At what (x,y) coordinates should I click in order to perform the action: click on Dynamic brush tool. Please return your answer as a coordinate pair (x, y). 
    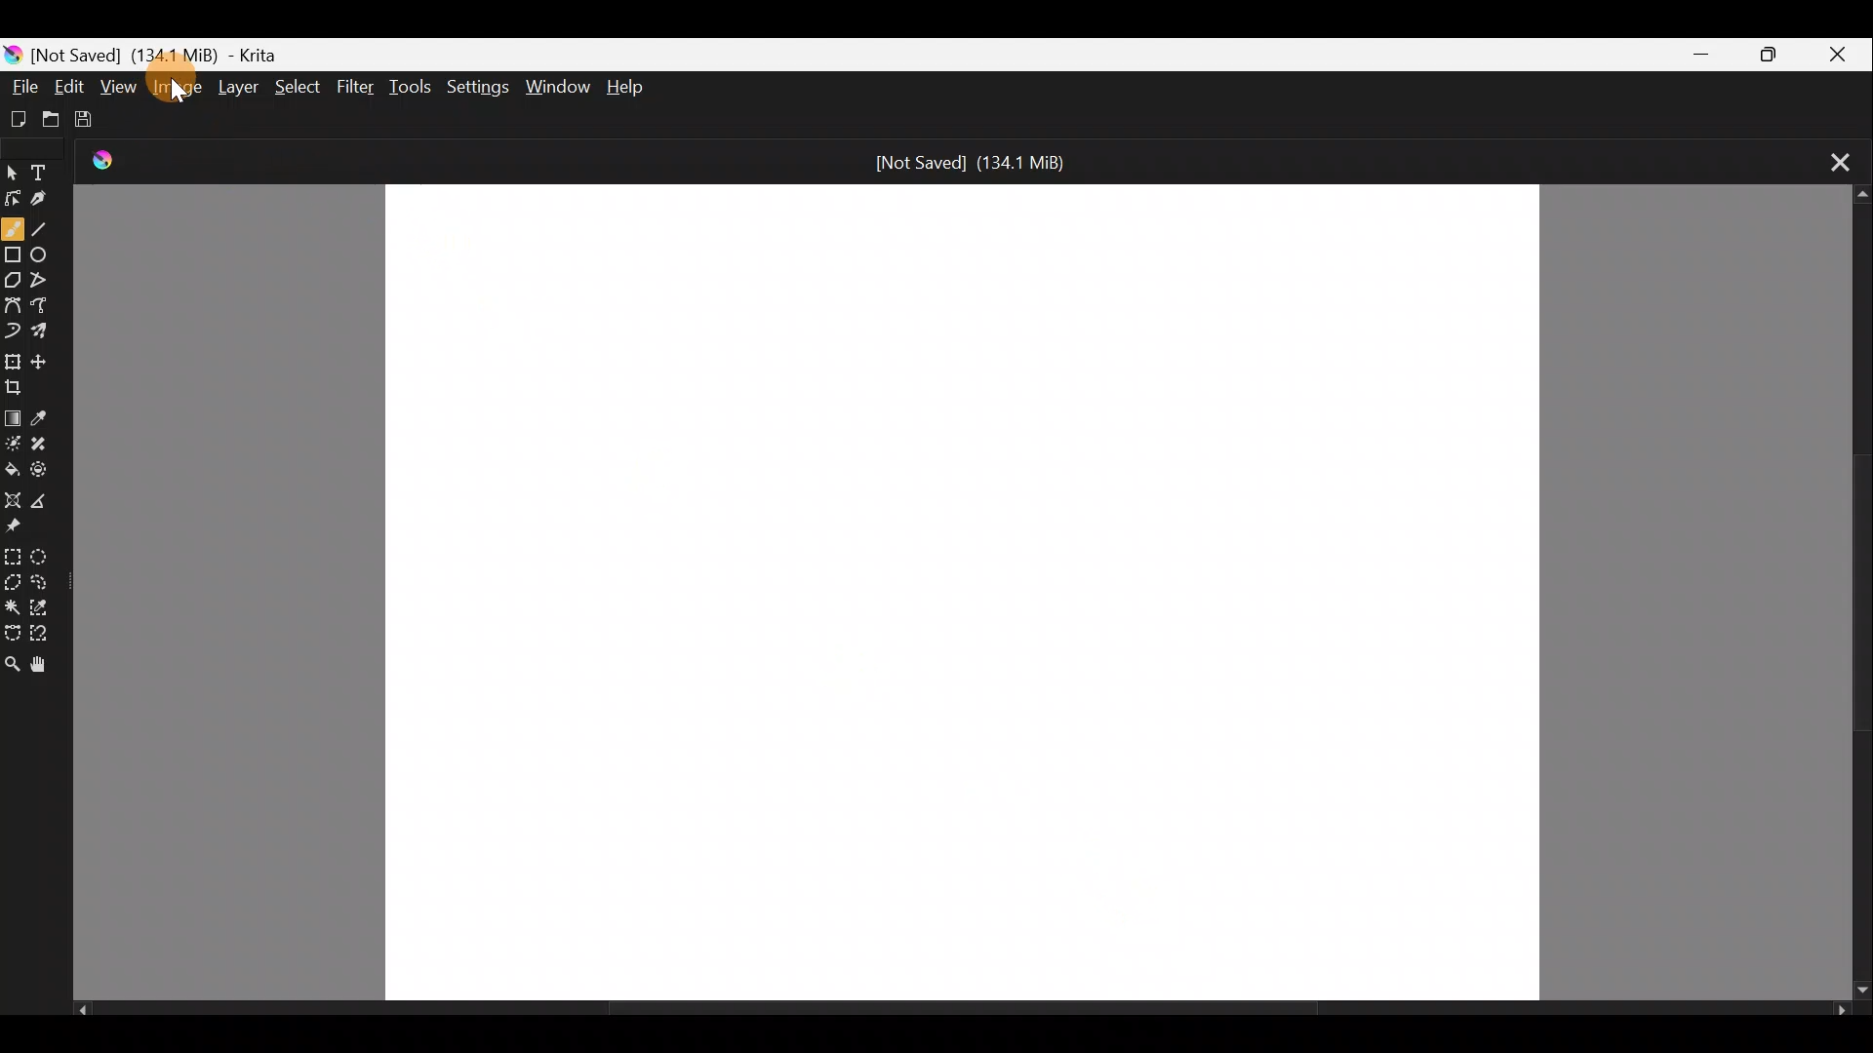
    Looking at the image, I should click on (13, 330).